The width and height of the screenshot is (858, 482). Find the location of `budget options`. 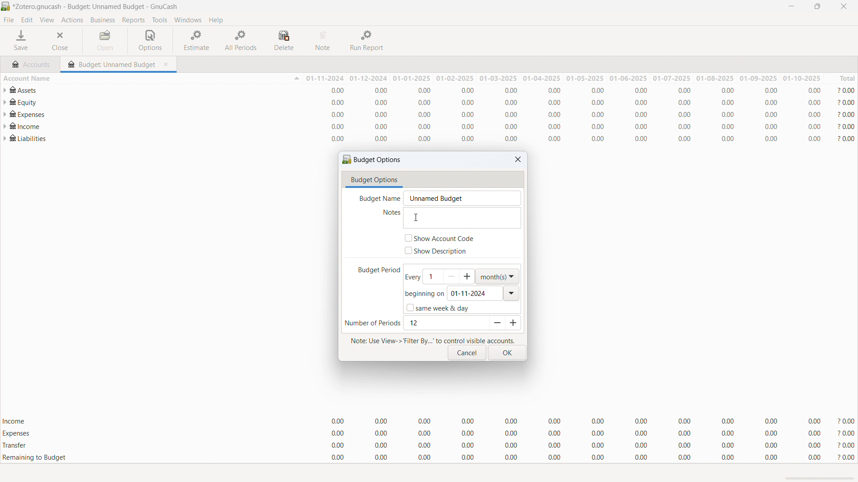

budget options is located at coordinates (373, 159).